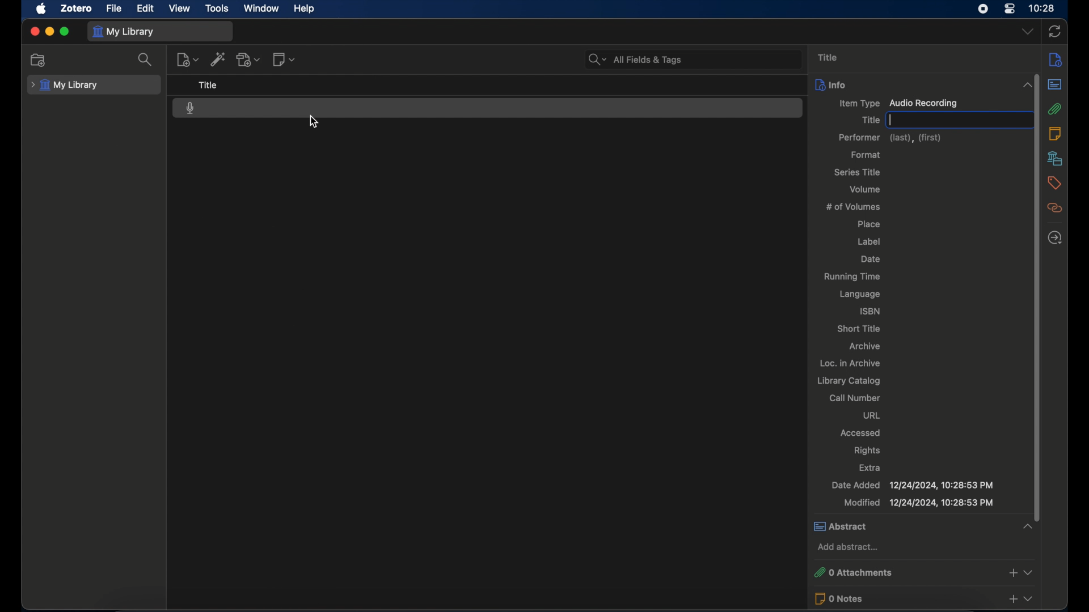  I want to click on url, so click(871, 416).